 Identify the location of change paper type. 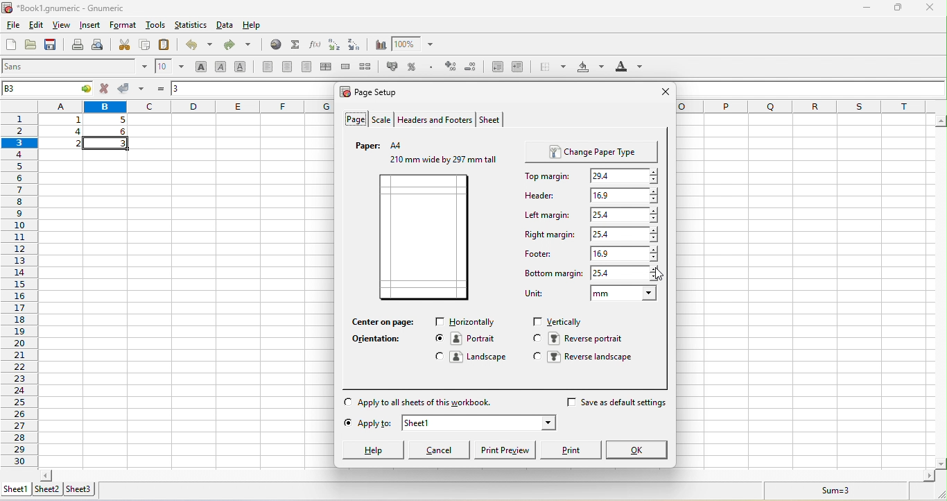
(595, 151).